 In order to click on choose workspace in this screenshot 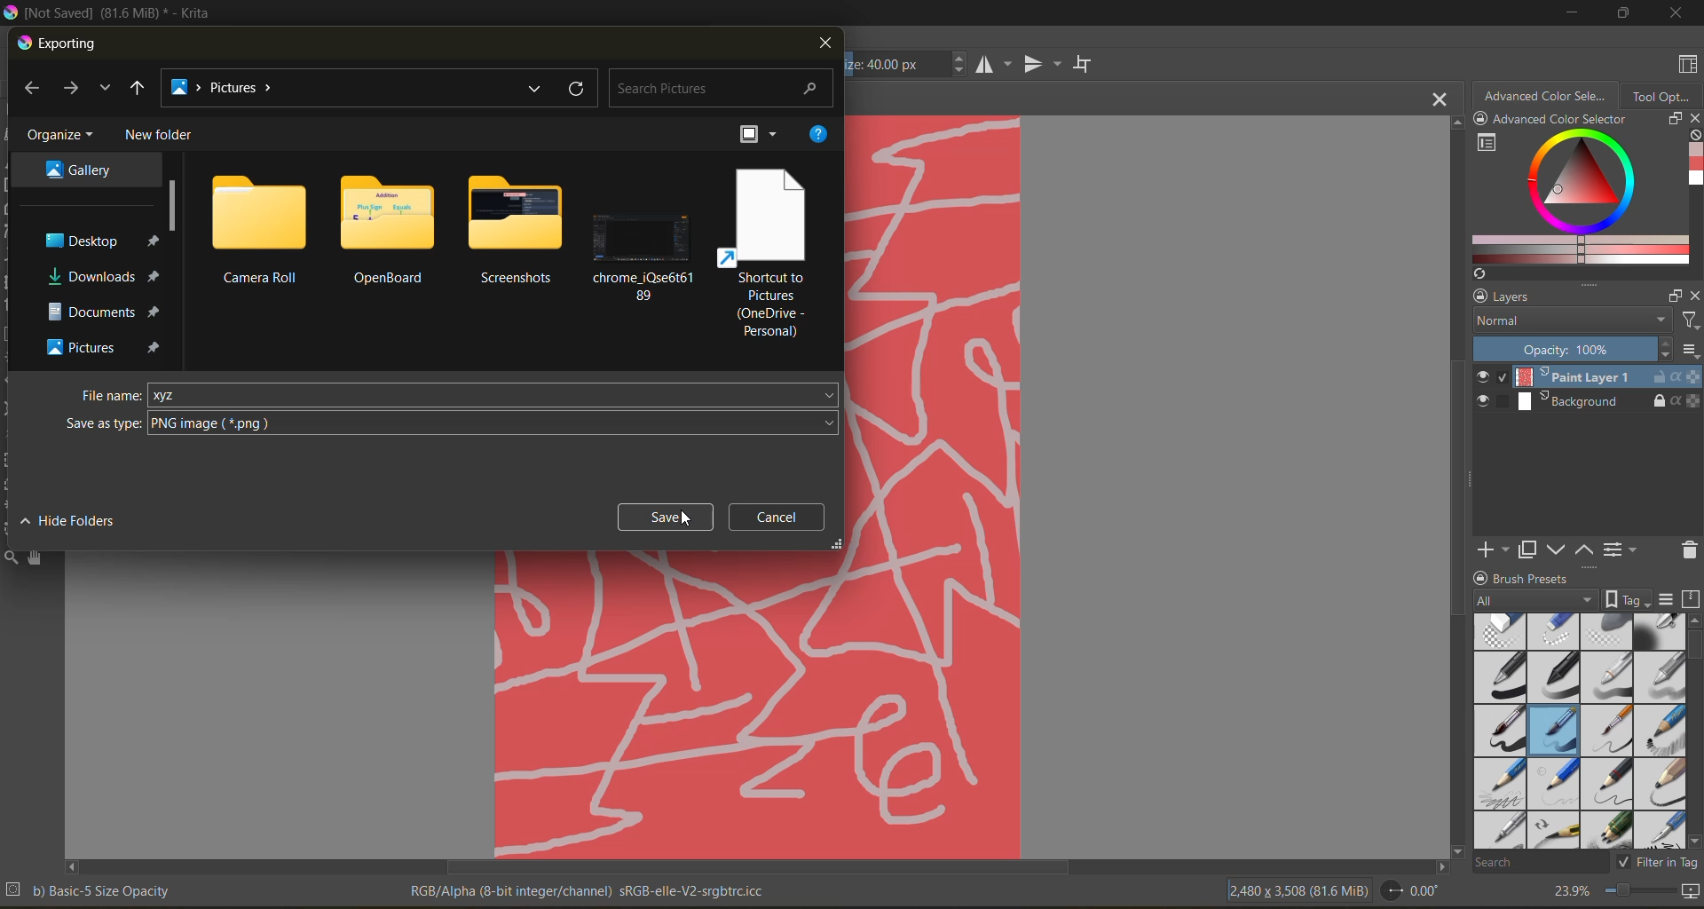, I will do `click(1684, 67)`.